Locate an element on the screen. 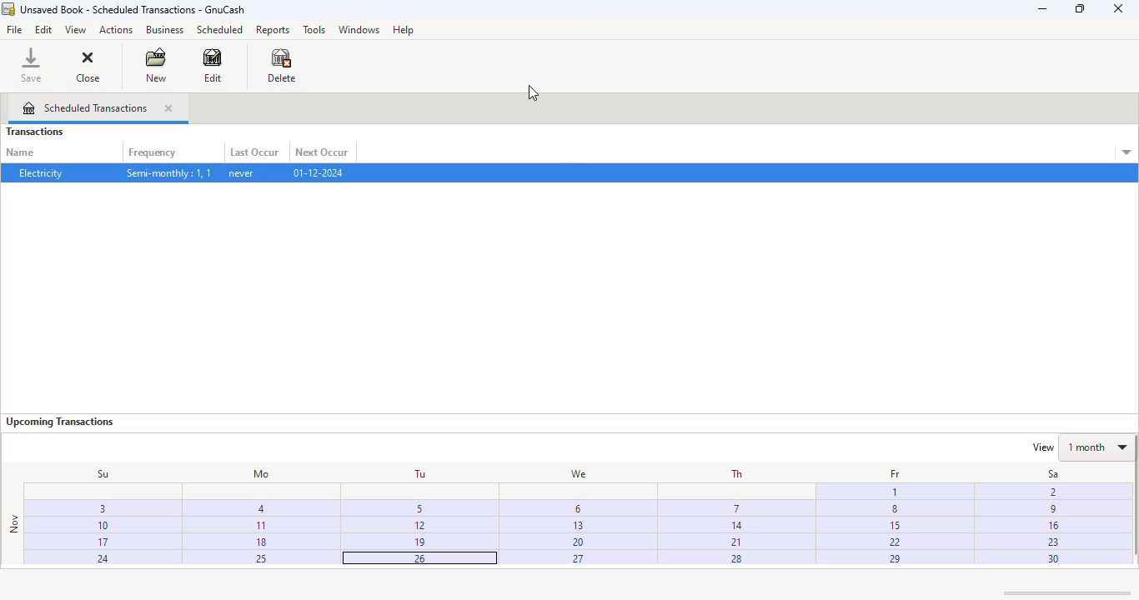 The width and height of the screenshot is (1139, 600). 4 is located at coordinates (260, 507).